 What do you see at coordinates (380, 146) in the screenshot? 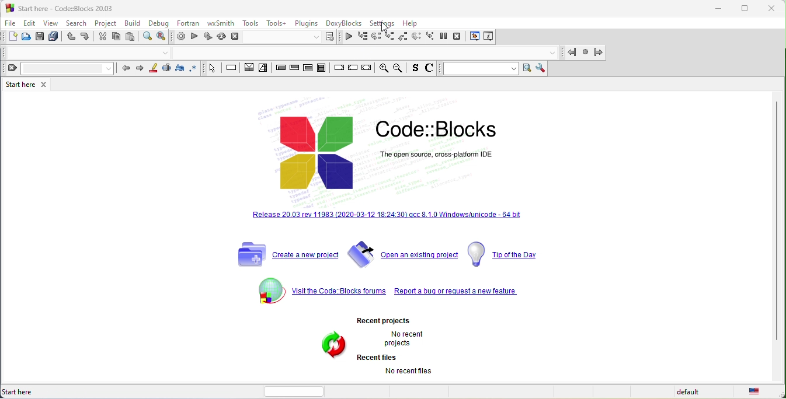
I see `code blocks` at bounding box center [380, 146].